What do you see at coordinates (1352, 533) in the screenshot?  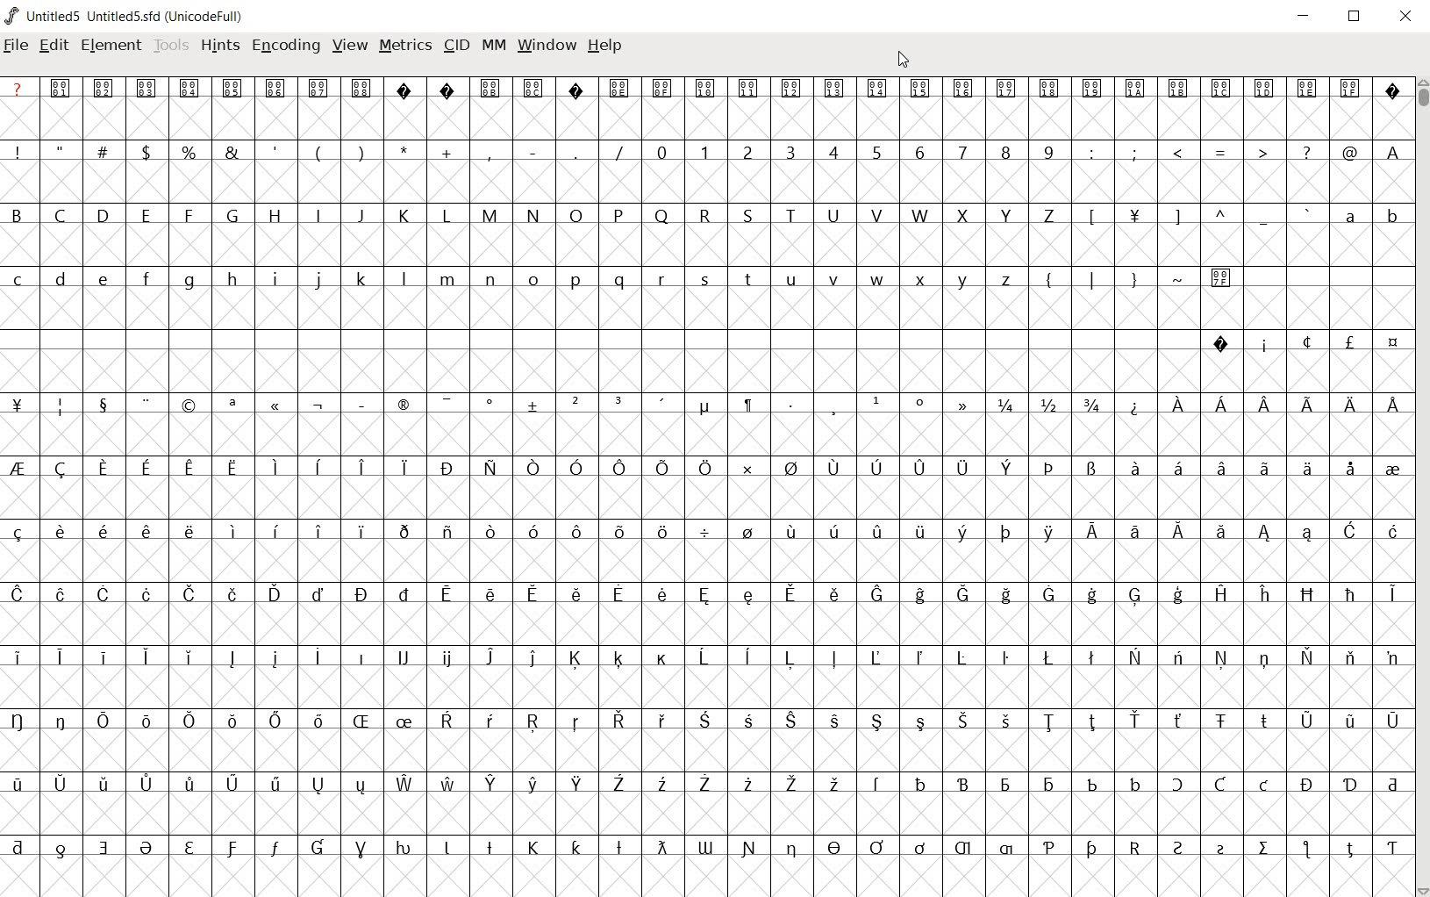 I see `Symbol` at bounding box center [1352, 533].